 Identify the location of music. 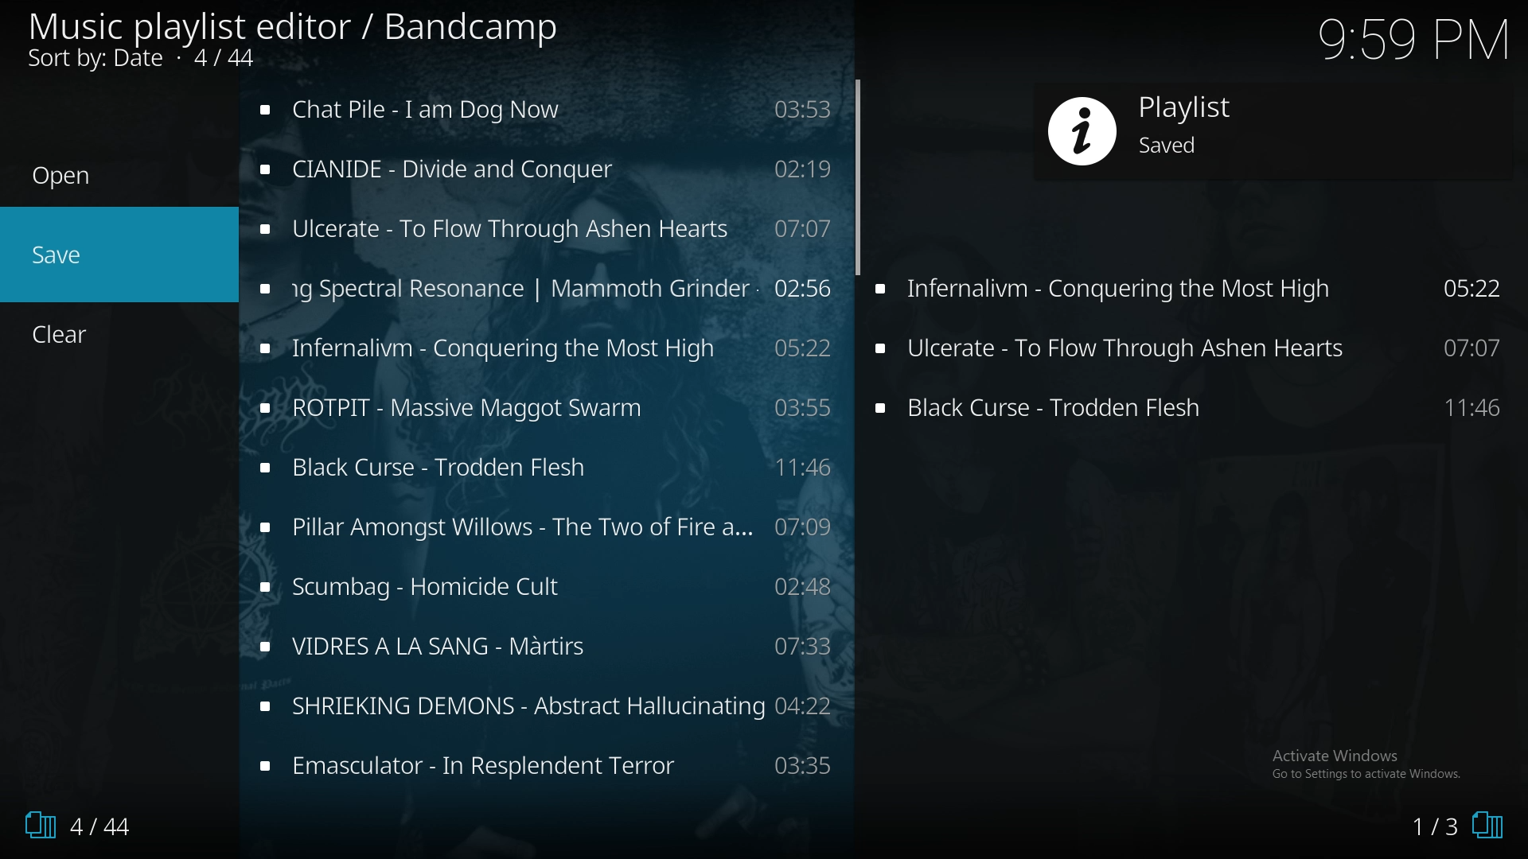
(549, 529).